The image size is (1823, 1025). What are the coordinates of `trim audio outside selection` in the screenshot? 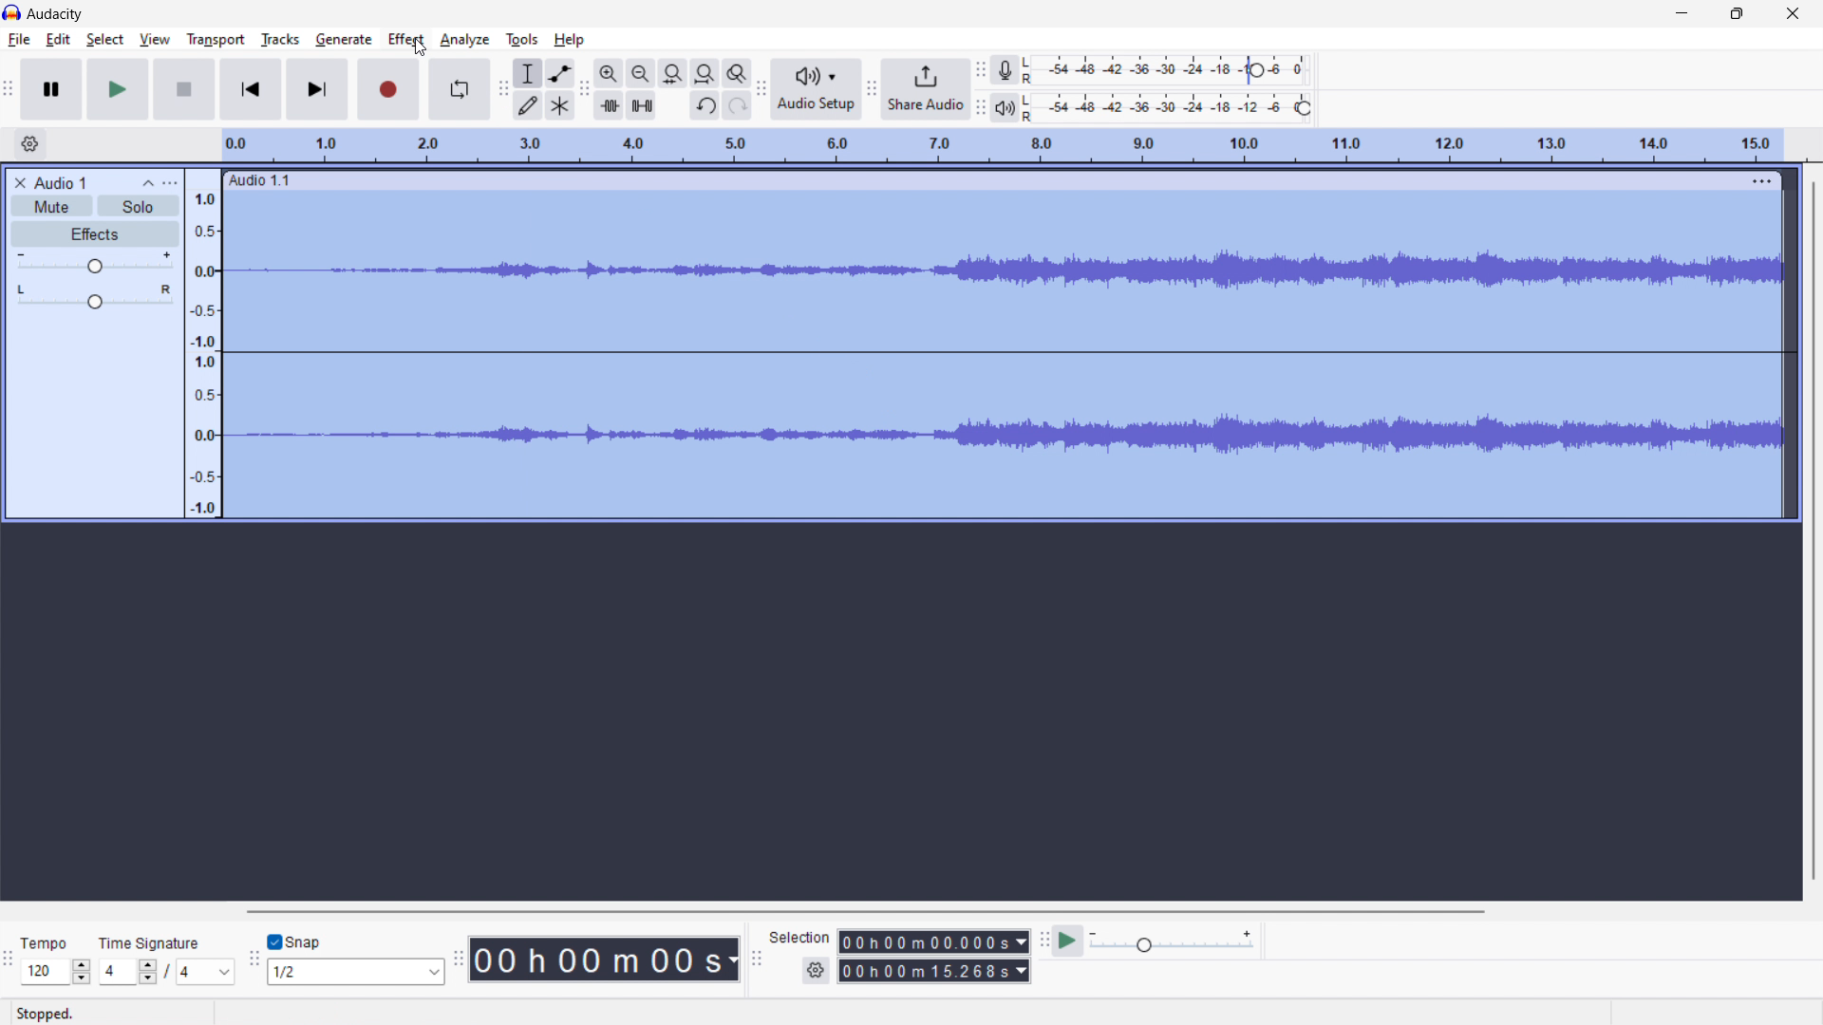 It's located at (609, 105).